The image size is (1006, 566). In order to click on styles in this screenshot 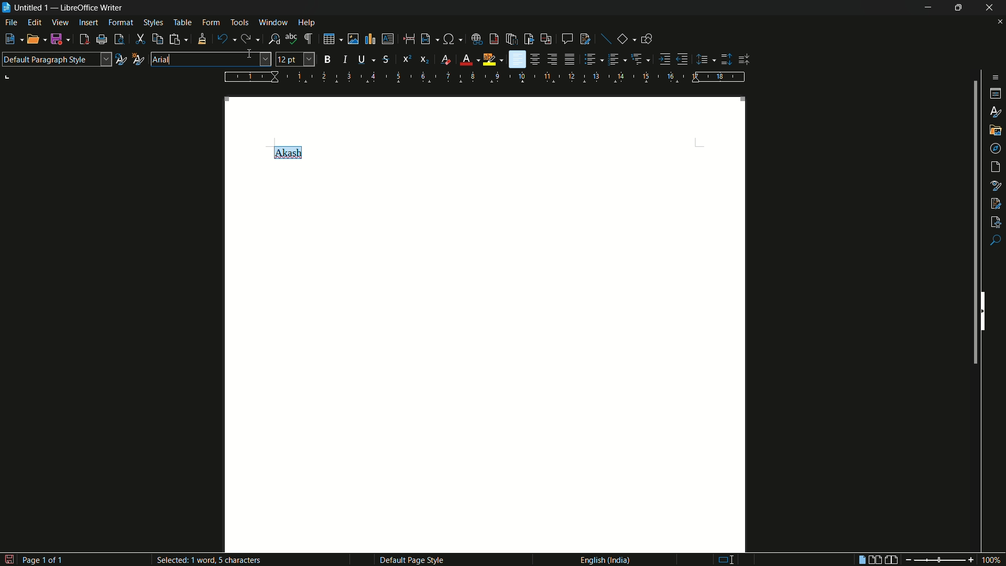, I will do `click(997, 111)`.